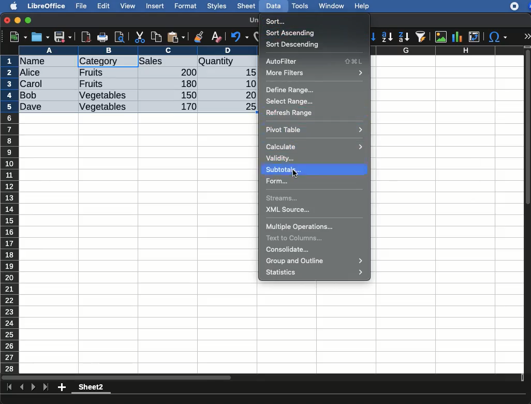  I want to click on edit, so click(104, 6).